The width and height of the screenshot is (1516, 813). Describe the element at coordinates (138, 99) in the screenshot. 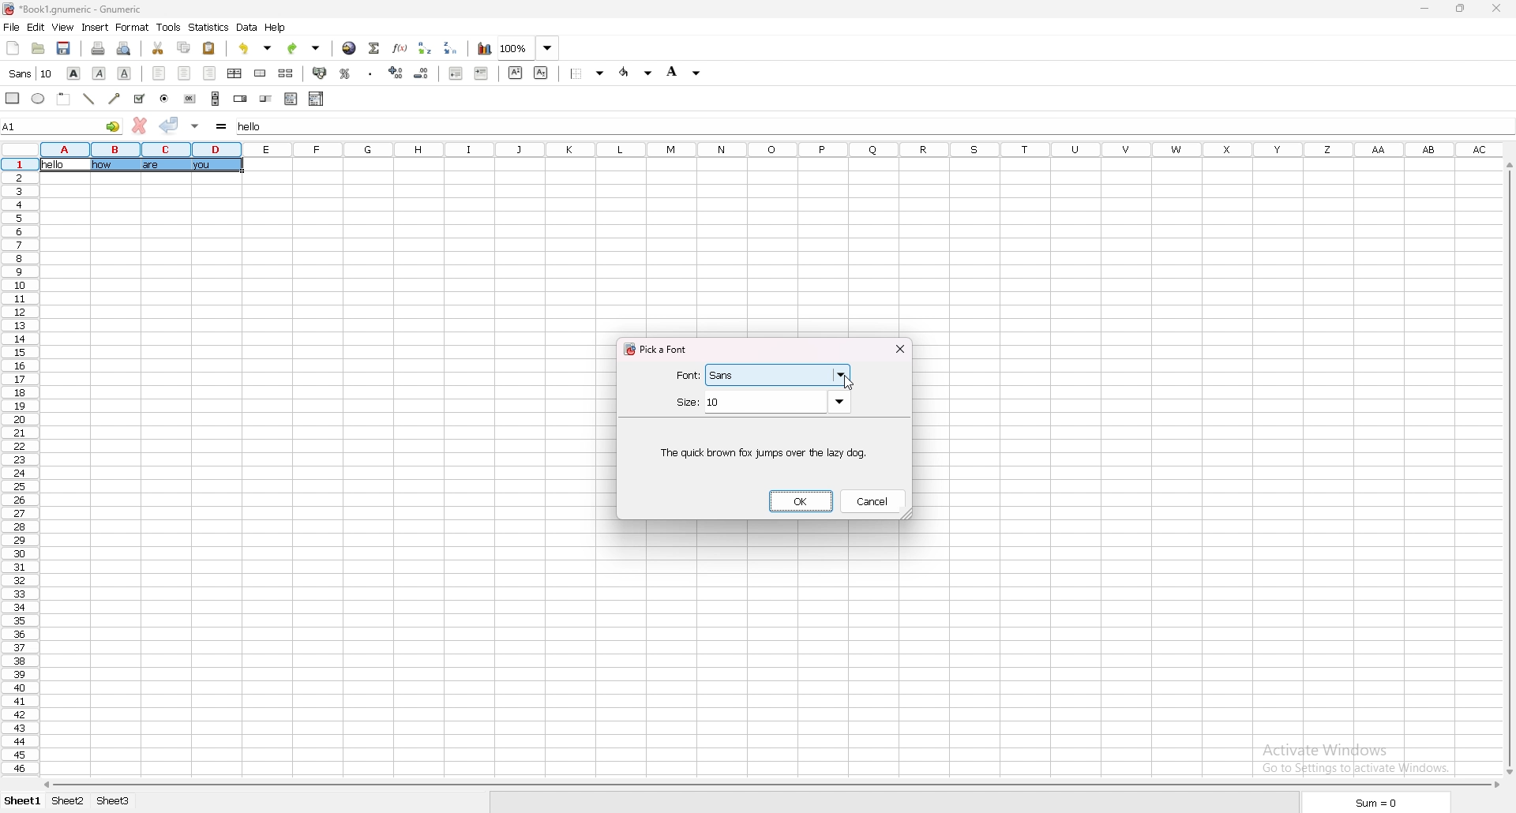

I see `tickbox` at that location.